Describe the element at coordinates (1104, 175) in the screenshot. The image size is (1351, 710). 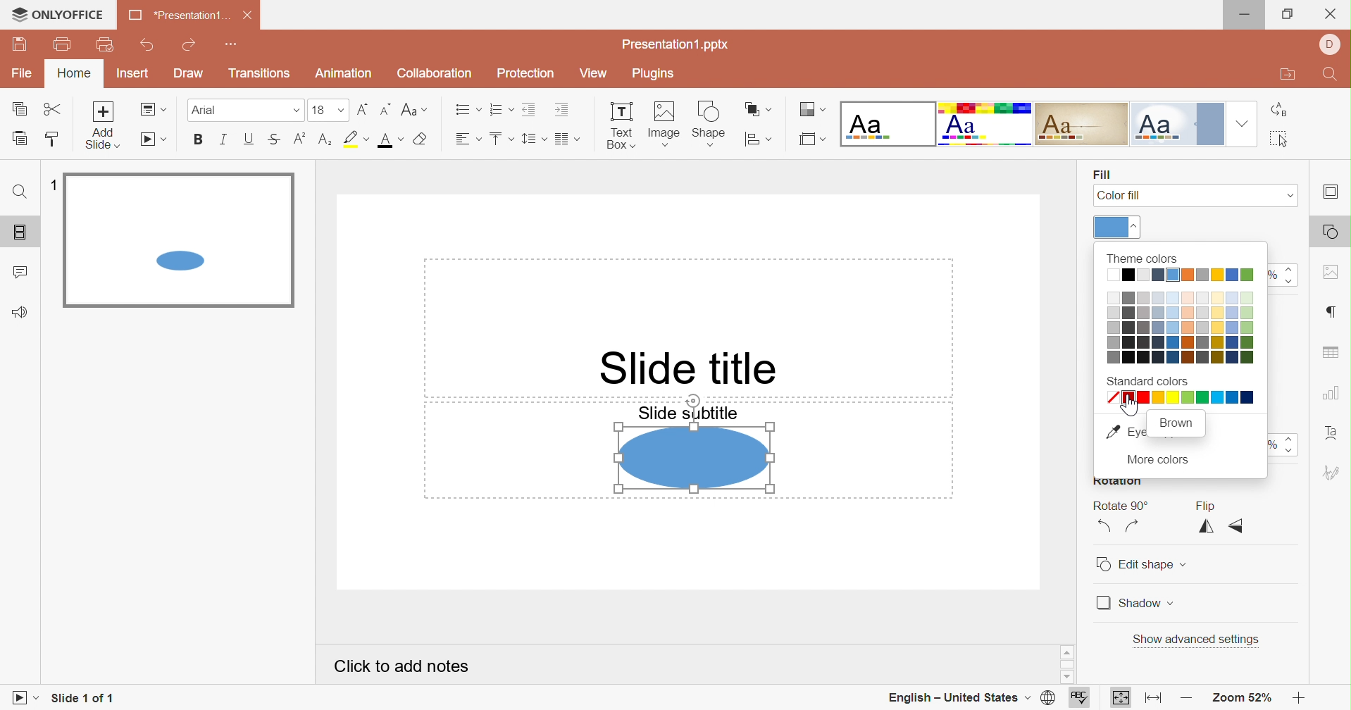
I see `Fill` at that location.